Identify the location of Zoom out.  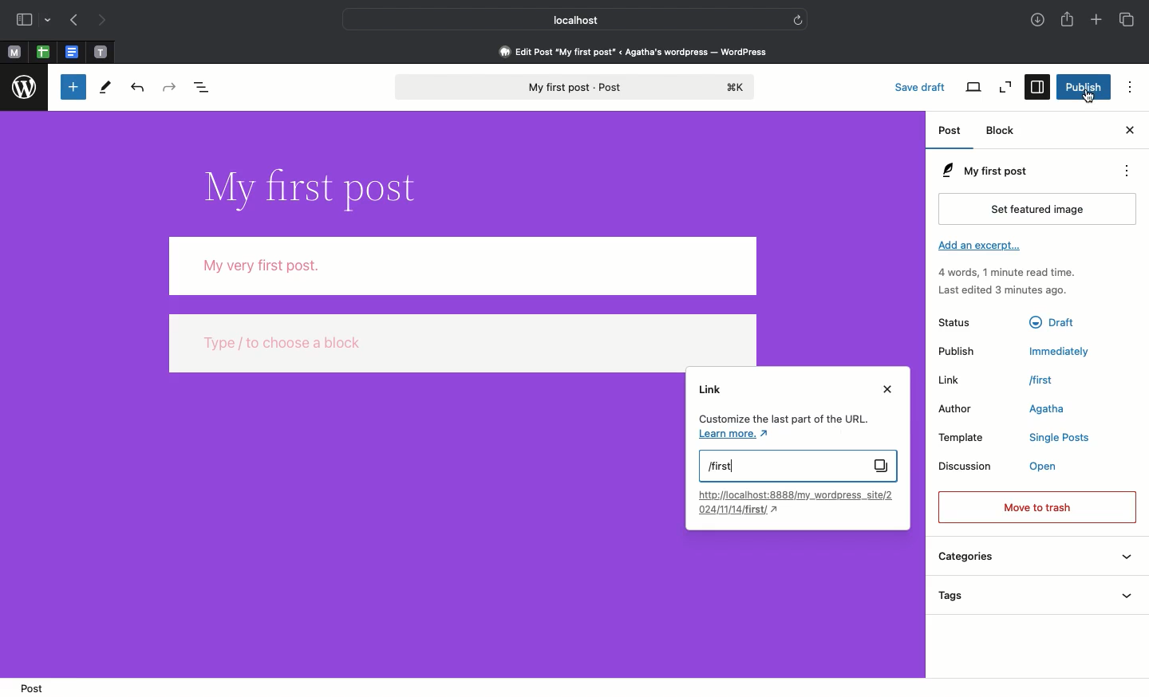
(1007, 89).